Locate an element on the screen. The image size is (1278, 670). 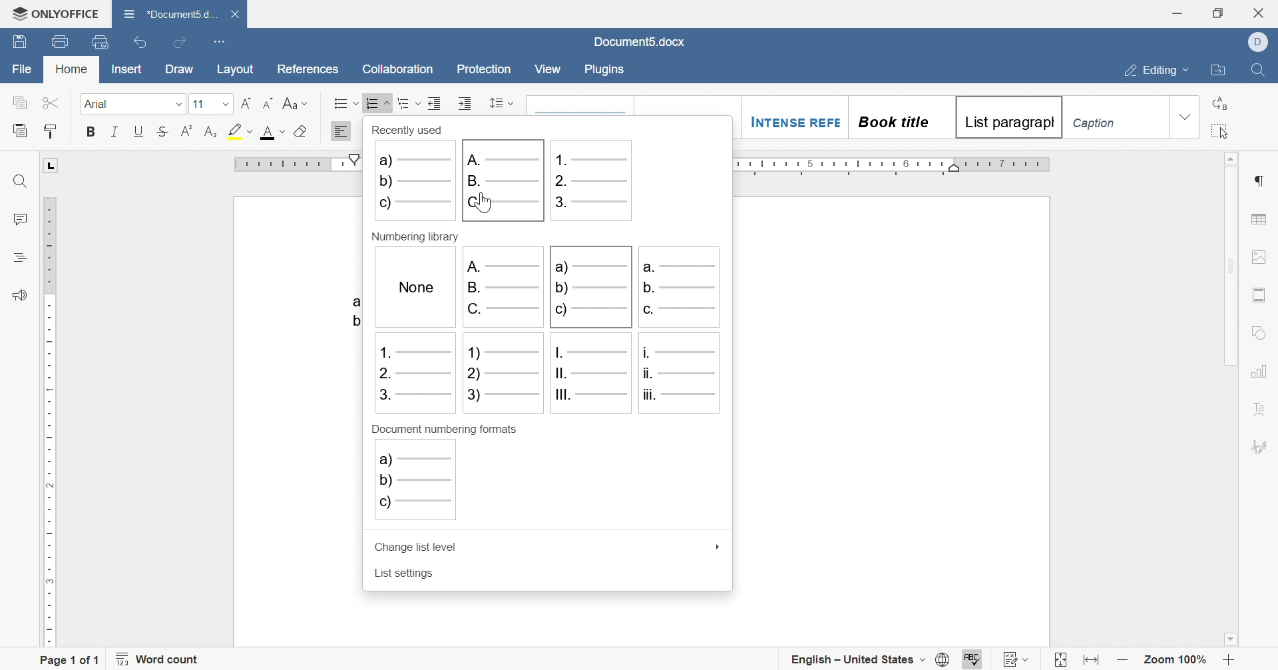
file is located at coordinates (23, 68).